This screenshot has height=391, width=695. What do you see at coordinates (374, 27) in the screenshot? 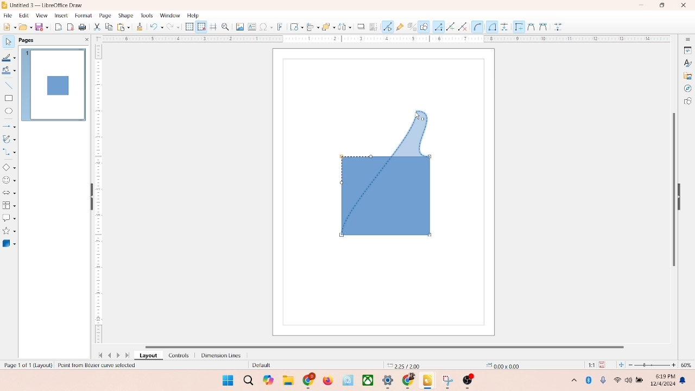
I see `crop image` at bounding box center [374, 27].